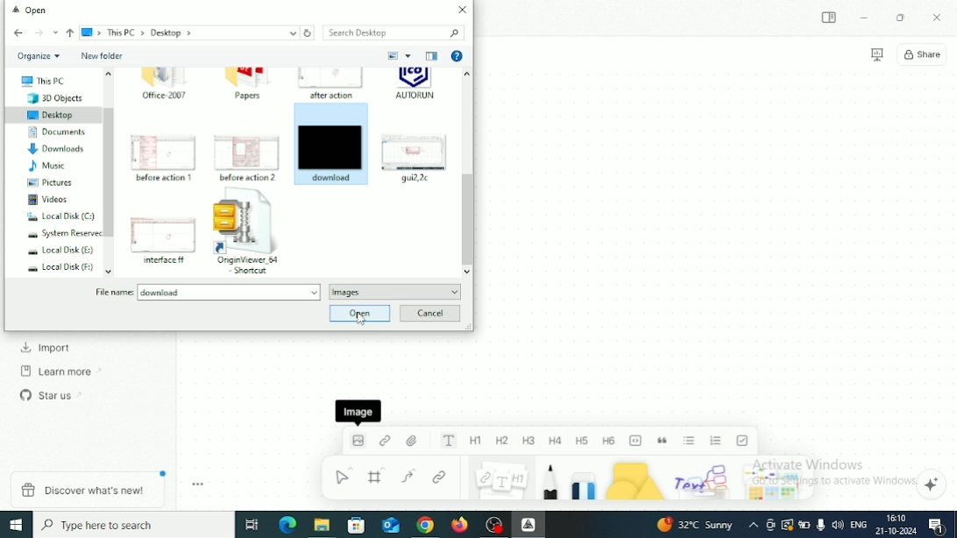 This screenshot has width=957, height=538. What do you see at coordinates (502, 442) in the screenshot?
I see `Heading 2` at bounding box center [502, 442].